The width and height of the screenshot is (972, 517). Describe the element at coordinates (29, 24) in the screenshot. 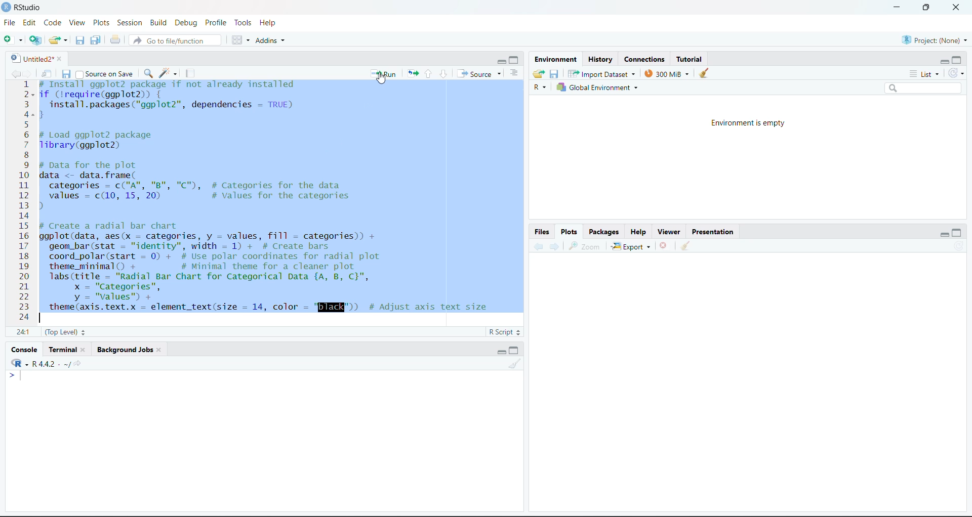

I see `Edit` at that location.